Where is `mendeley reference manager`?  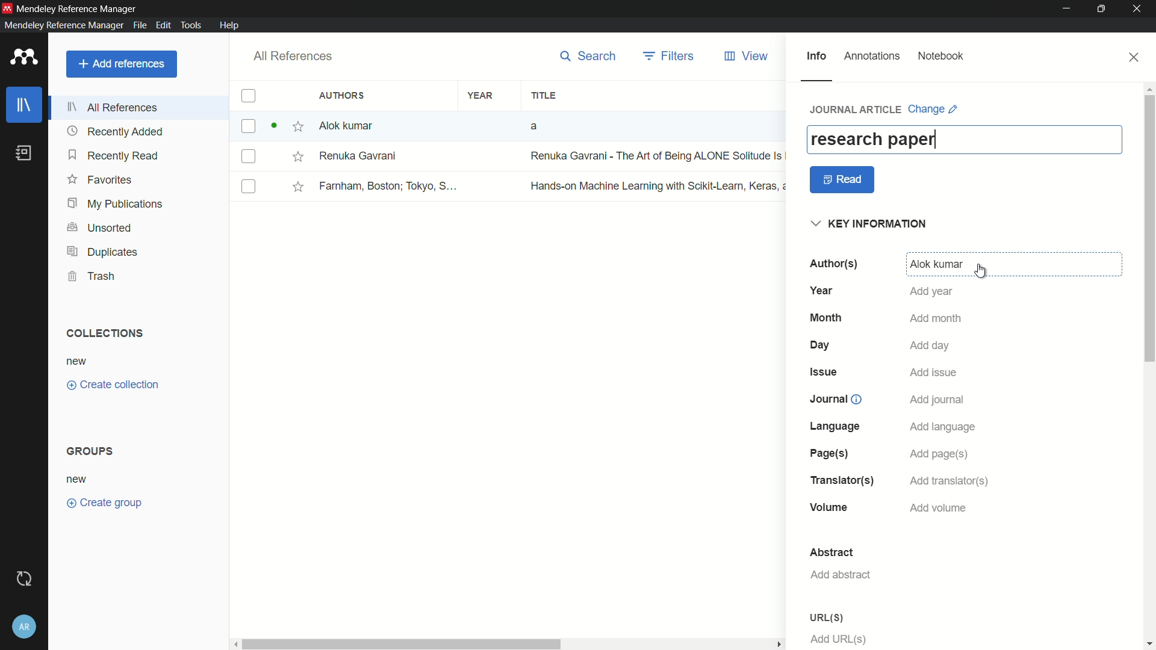
mendeley reference manager is located at coordinates (64, 25).